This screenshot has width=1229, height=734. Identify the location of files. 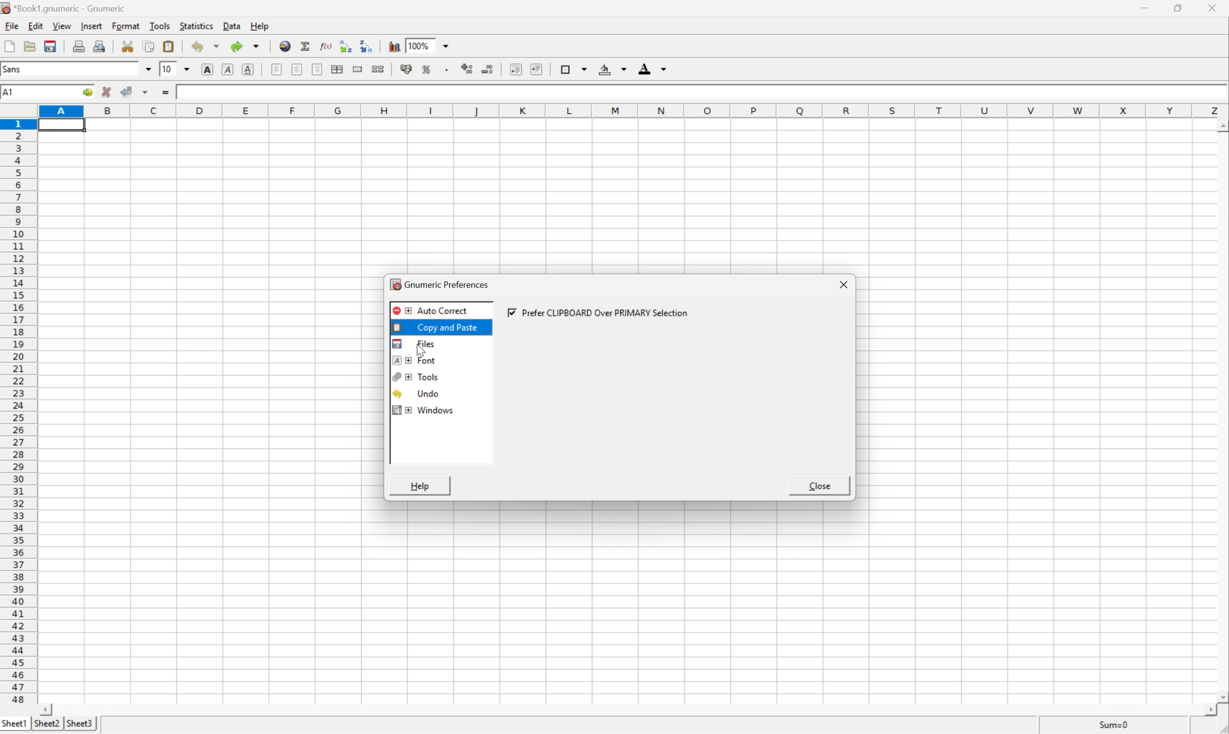
(412, 343).